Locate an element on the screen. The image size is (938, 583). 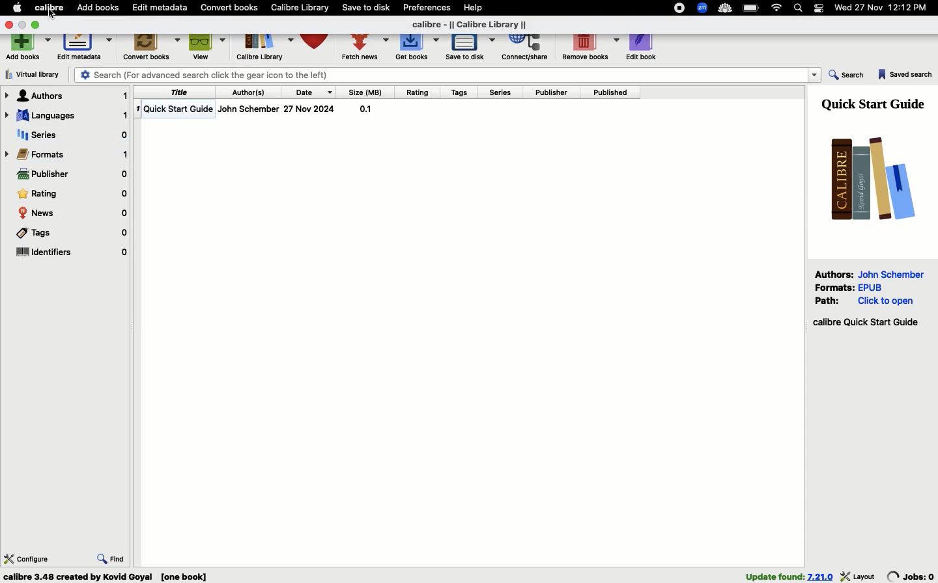
Series is located at coordinates (501, 92).